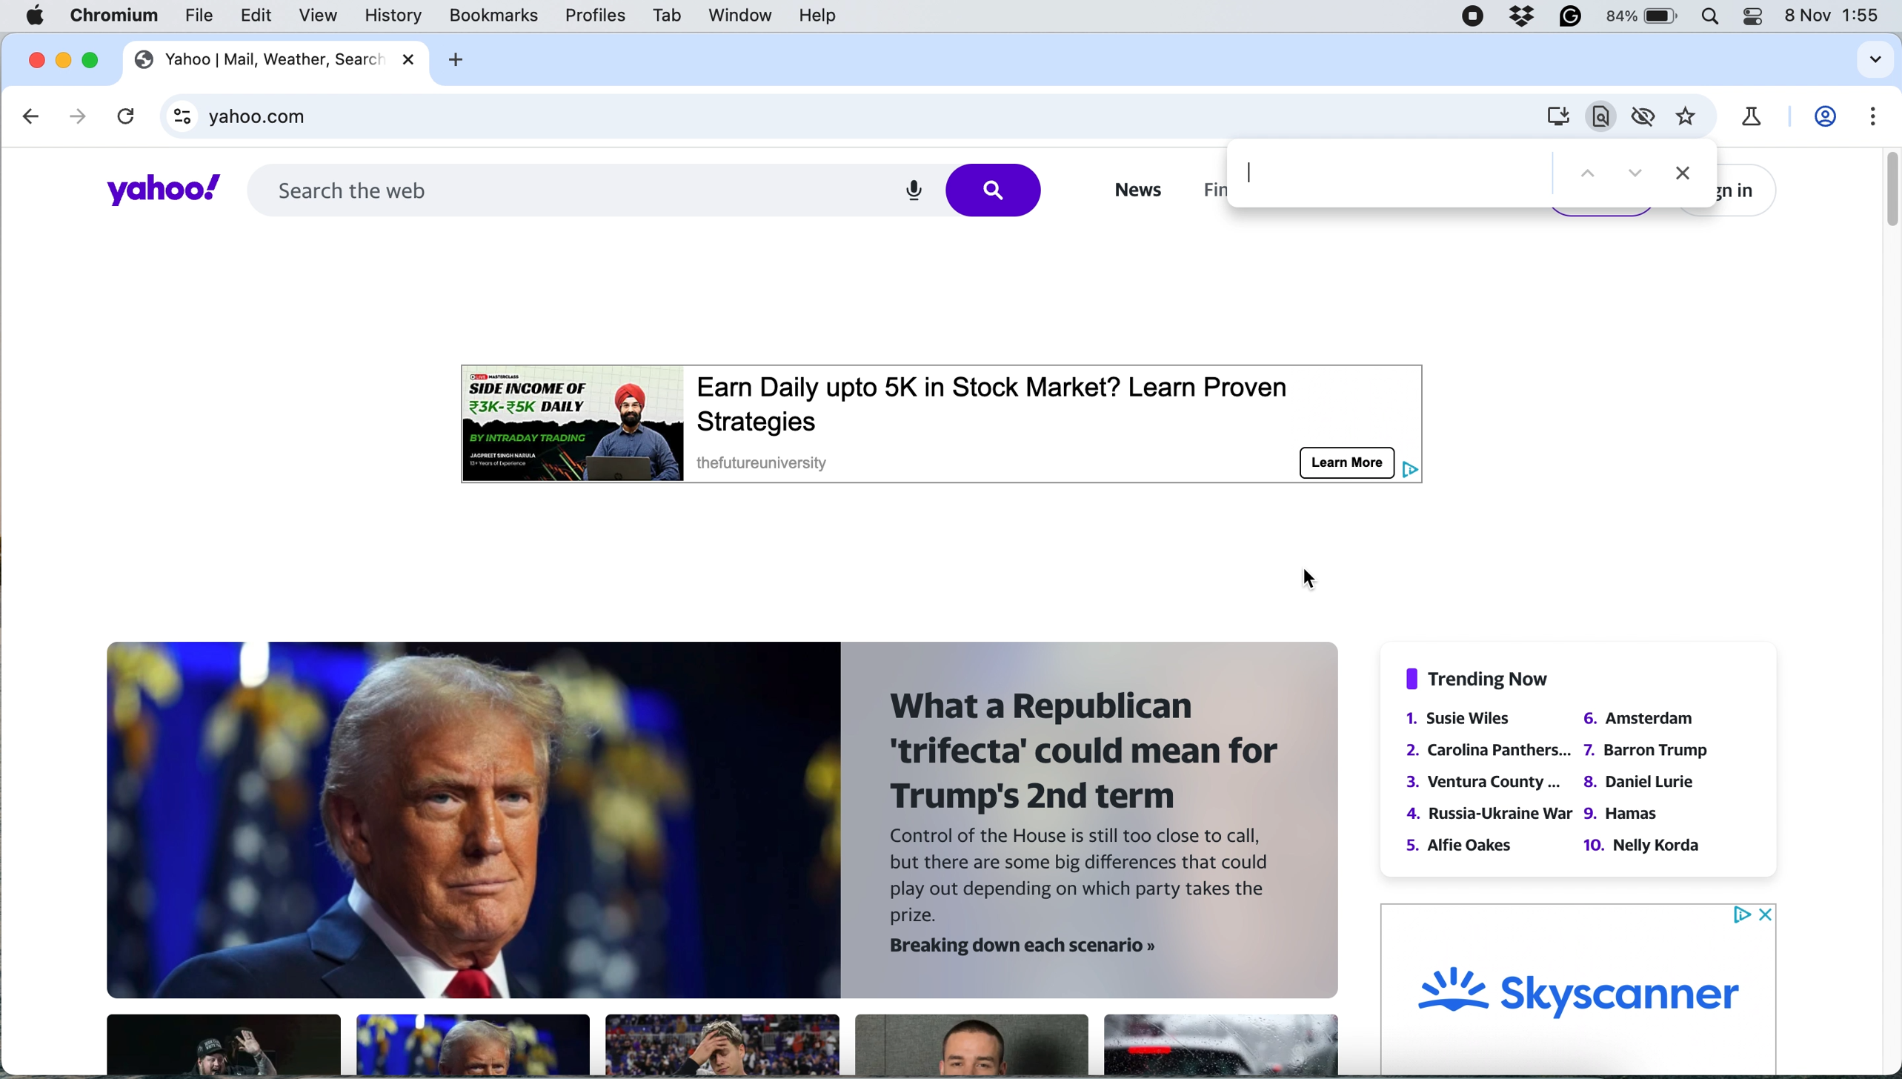  Describe the element at coordinates (61, 59) in the screenshot. I see `minimise` at that location.